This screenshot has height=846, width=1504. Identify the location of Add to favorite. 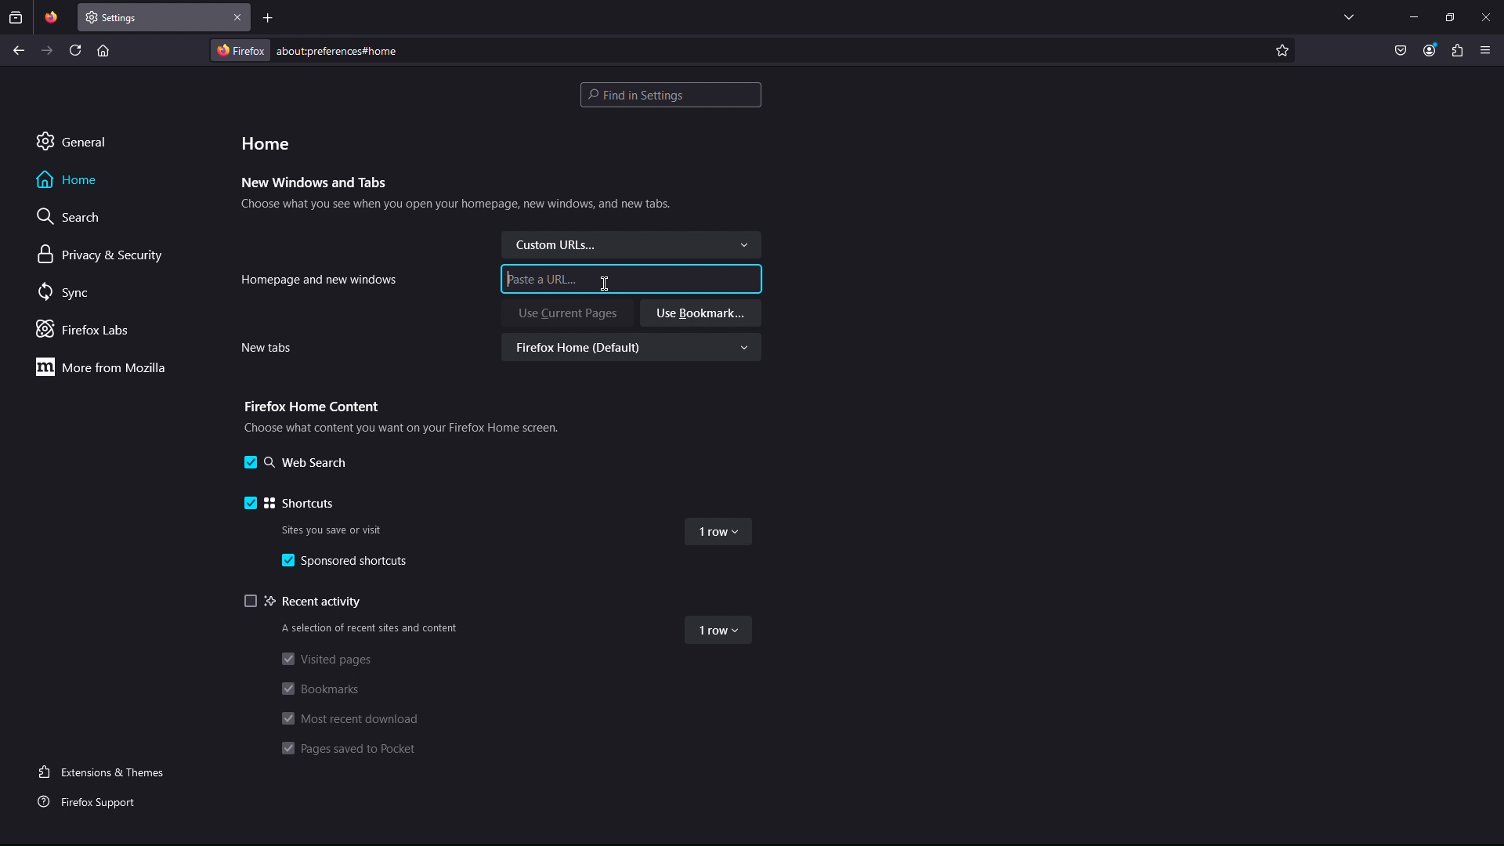
(1282, 50).